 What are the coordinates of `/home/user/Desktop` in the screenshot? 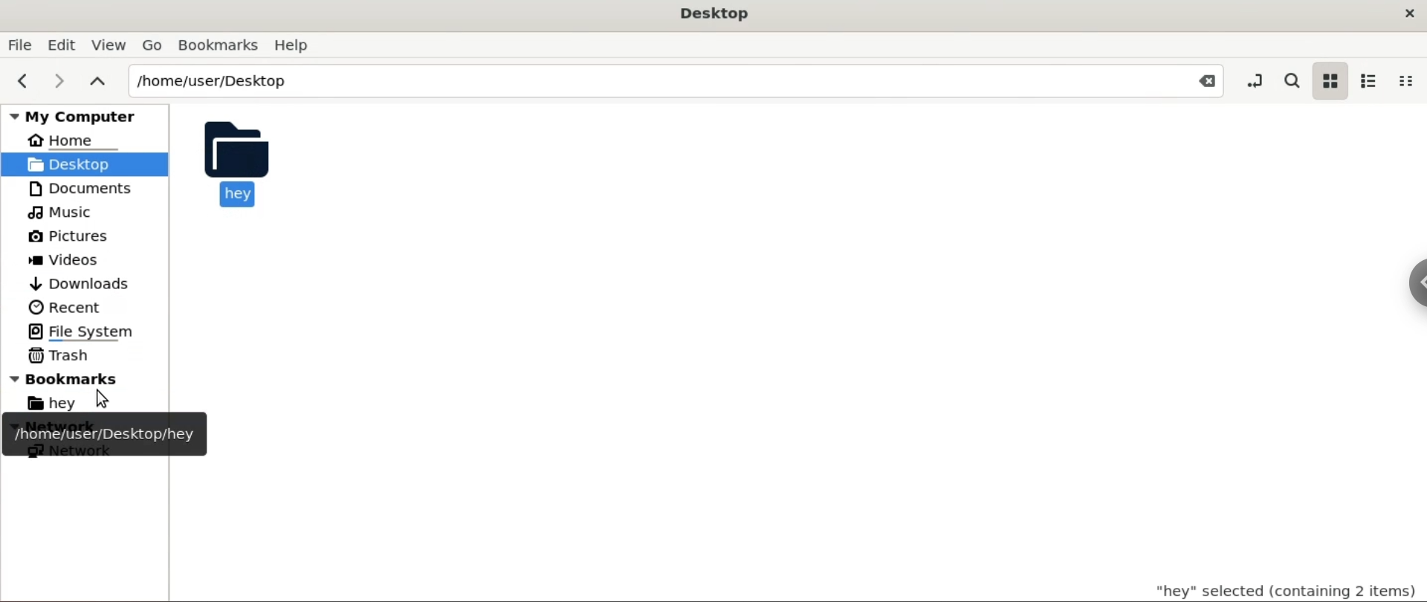 It's located at (647, 80).